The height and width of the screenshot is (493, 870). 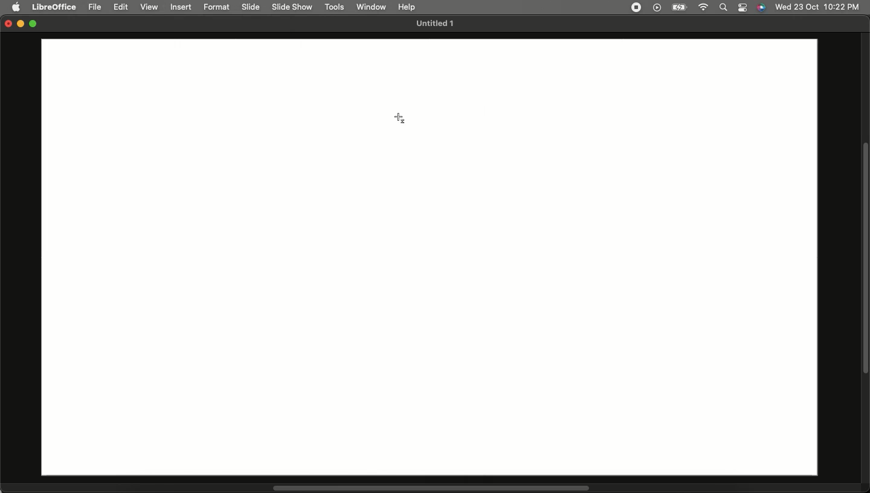 What do you see at coordinates (96, 7) in the screenshot?
I see `File` at bounding box center [96, 7].